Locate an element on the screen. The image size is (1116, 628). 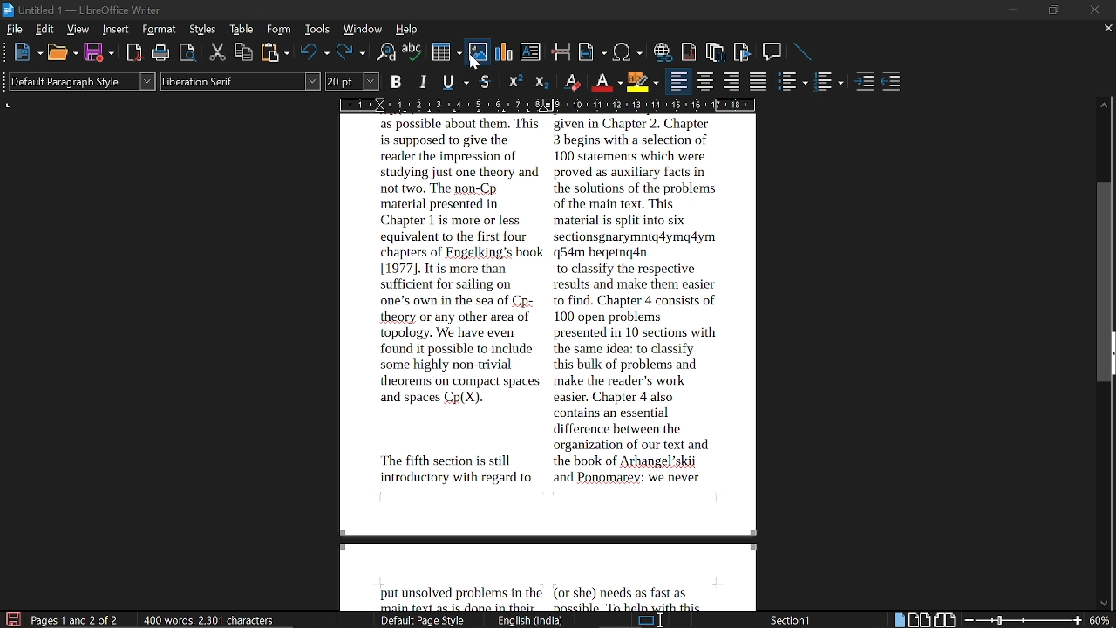
insert line is located at coordinates (805, 52).